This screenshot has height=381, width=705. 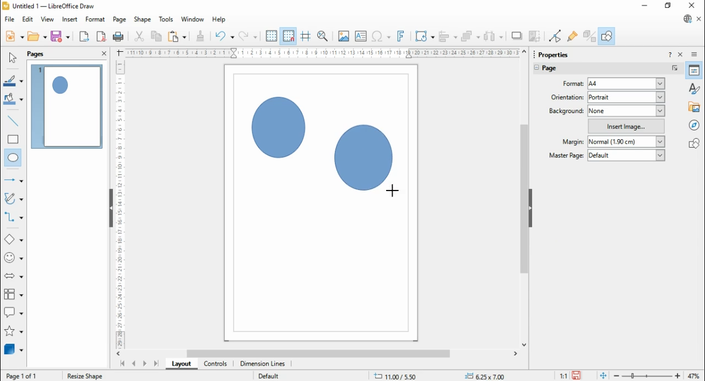 What do you see at coordinates (14, 296) in the screenshot?
I see `flowchart` at bounding box center [14, 296].